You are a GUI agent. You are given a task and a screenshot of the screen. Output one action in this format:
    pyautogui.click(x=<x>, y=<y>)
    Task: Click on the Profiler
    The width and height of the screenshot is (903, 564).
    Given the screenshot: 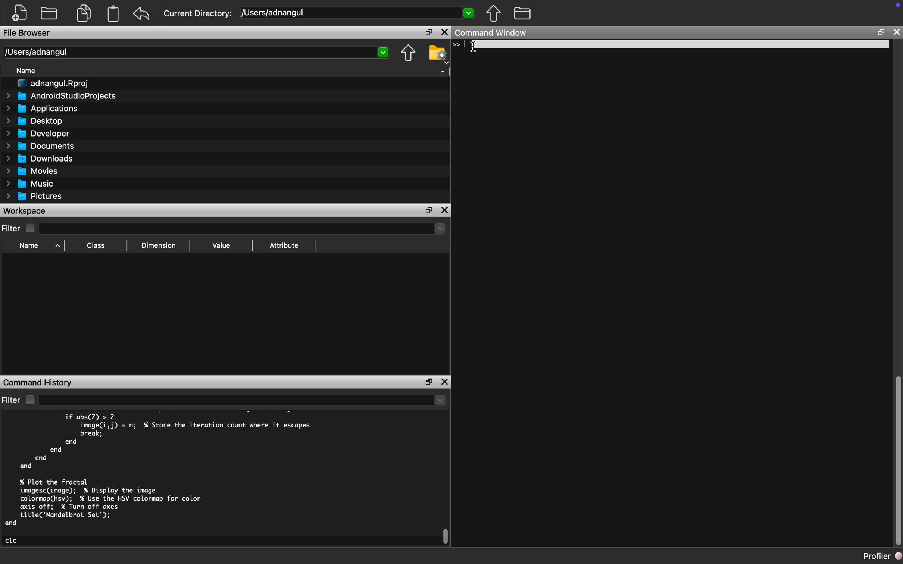 What is the action you would take?
    pyautogui.click(x=881, y=557)
    